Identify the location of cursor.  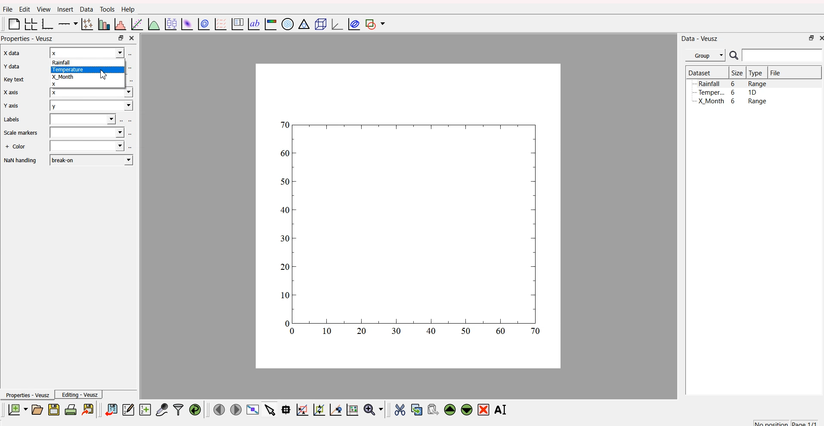
(103, 75).